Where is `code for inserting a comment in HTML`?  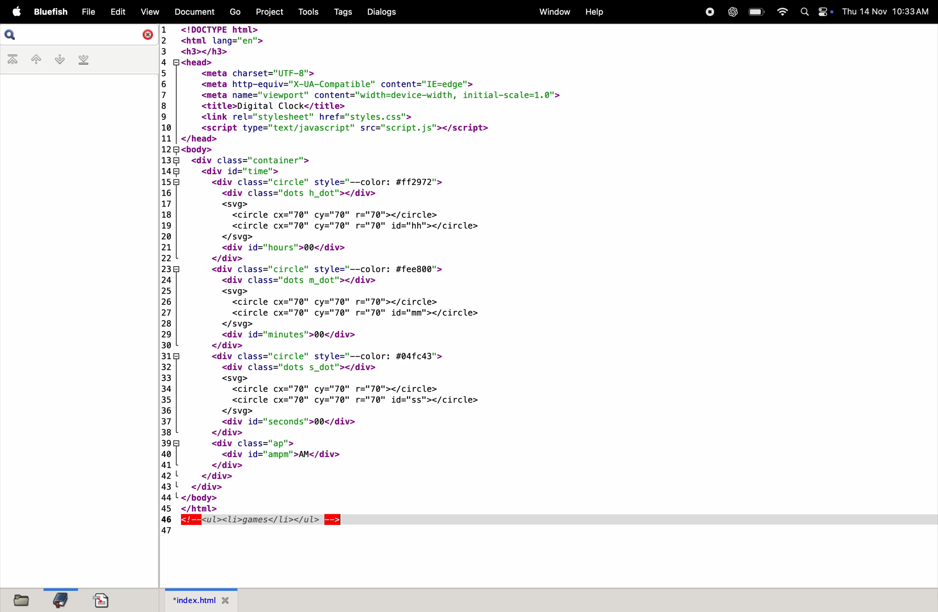
code for inserting a comment in HTML is located at coordinates (452, 282).